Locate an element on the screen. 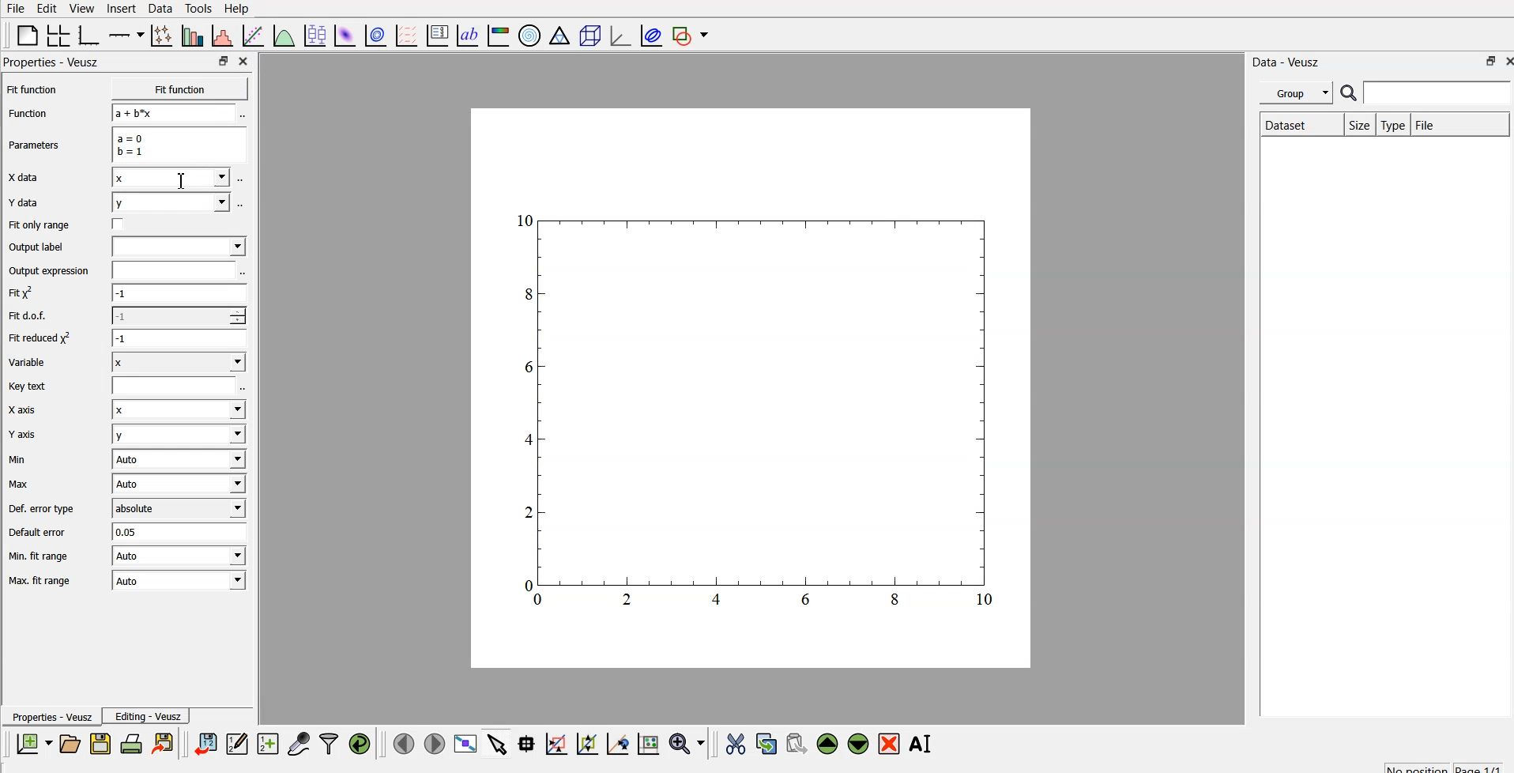  group is located at coordinates (1298, 93).